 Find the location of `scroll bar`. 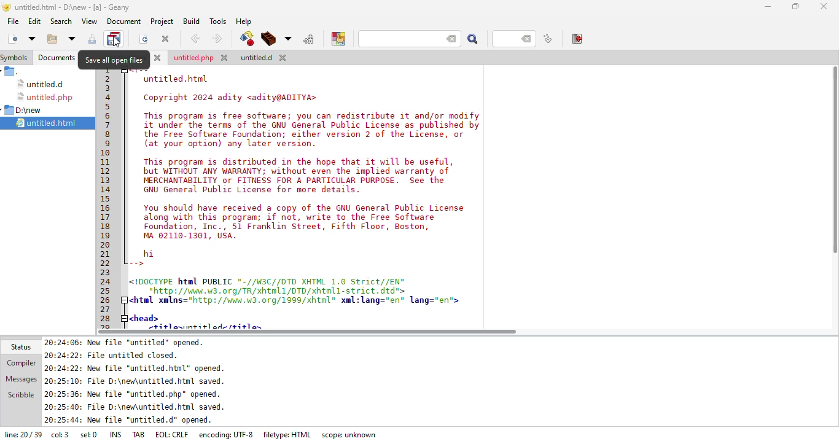

scroll bar is located at coordinates (305, 332).